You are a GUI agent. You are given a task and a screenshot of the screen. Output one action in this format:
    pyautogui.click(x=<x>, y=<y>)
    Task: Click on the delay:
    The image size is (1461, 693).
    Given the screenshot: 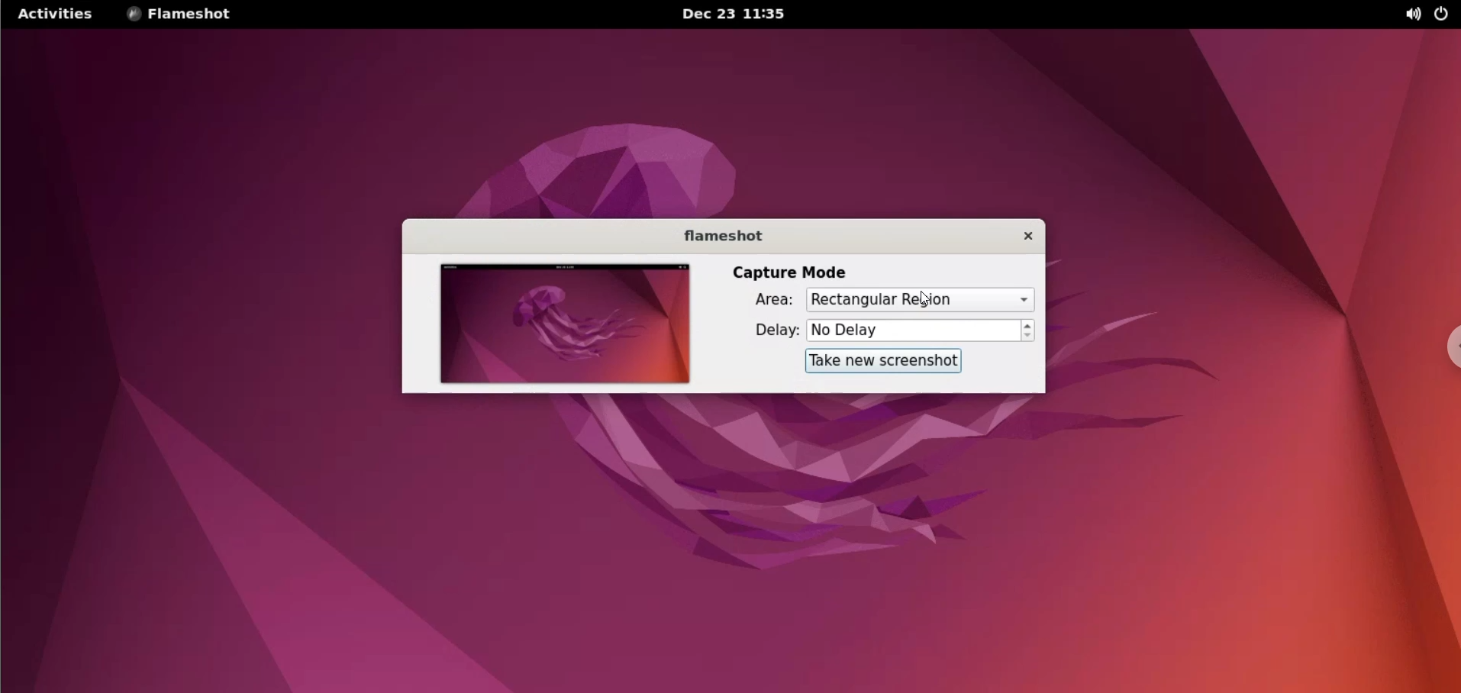 What is the action you would take?
    pyautogui.click(x=770, y=332)
    